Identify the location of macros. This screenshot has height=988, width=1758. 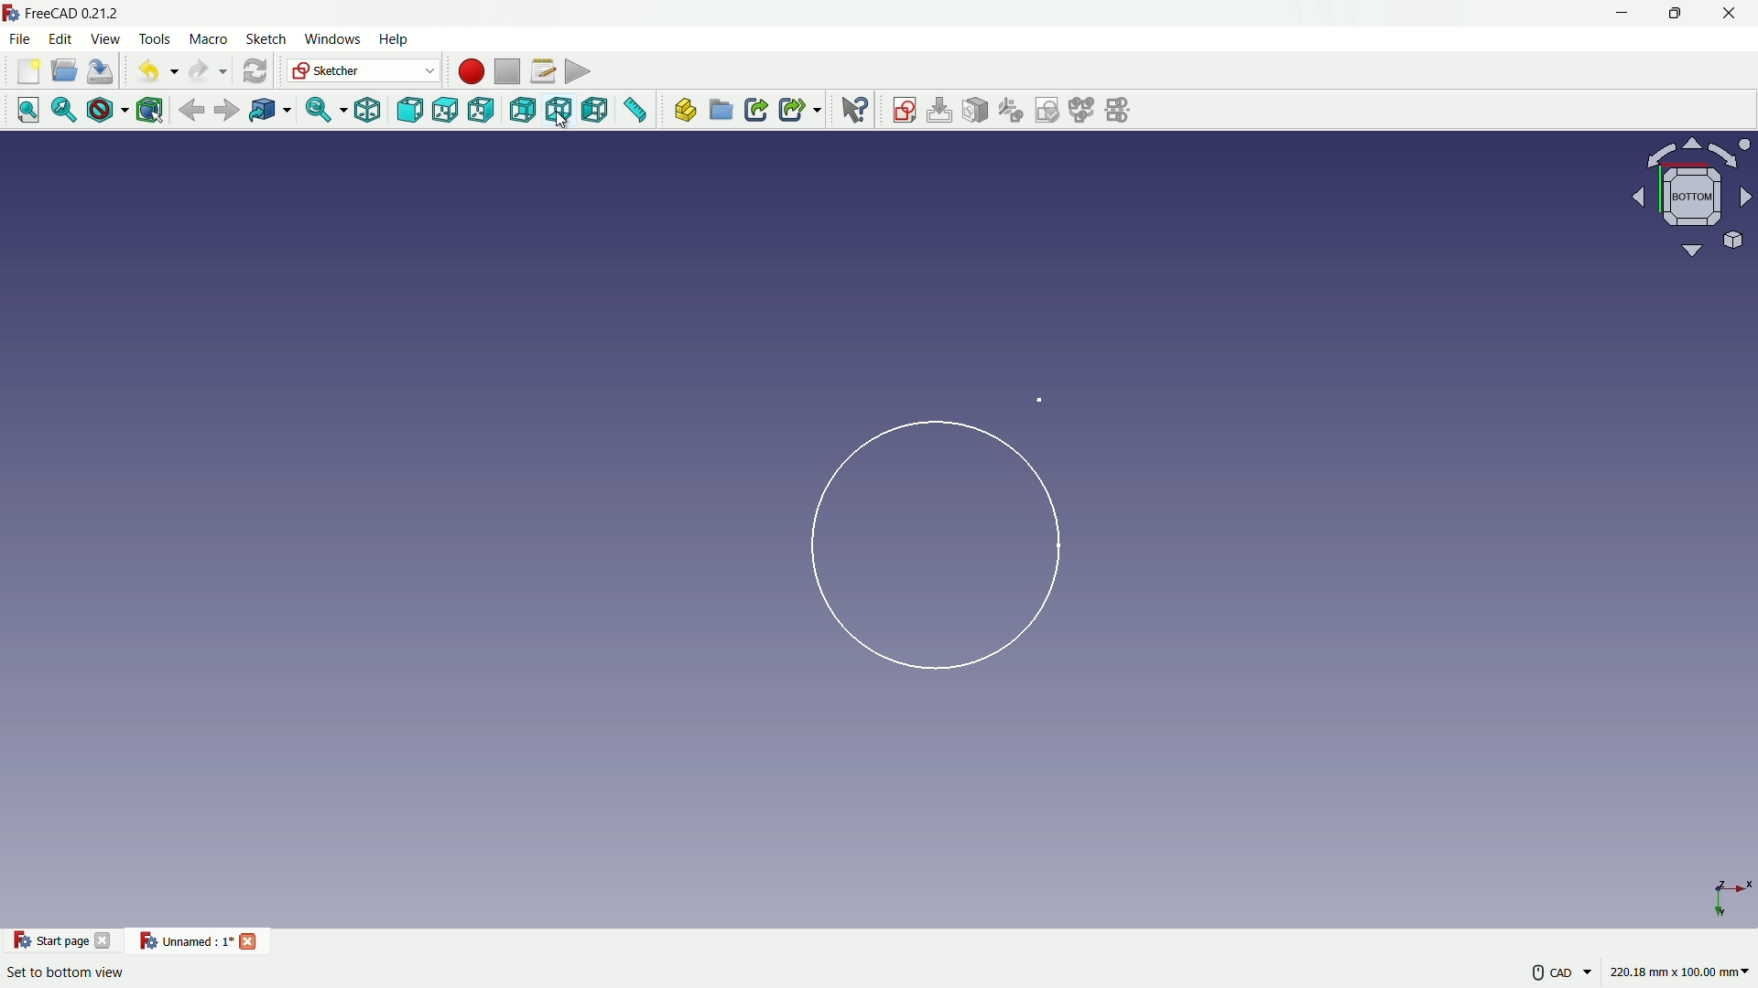
(542, 70).